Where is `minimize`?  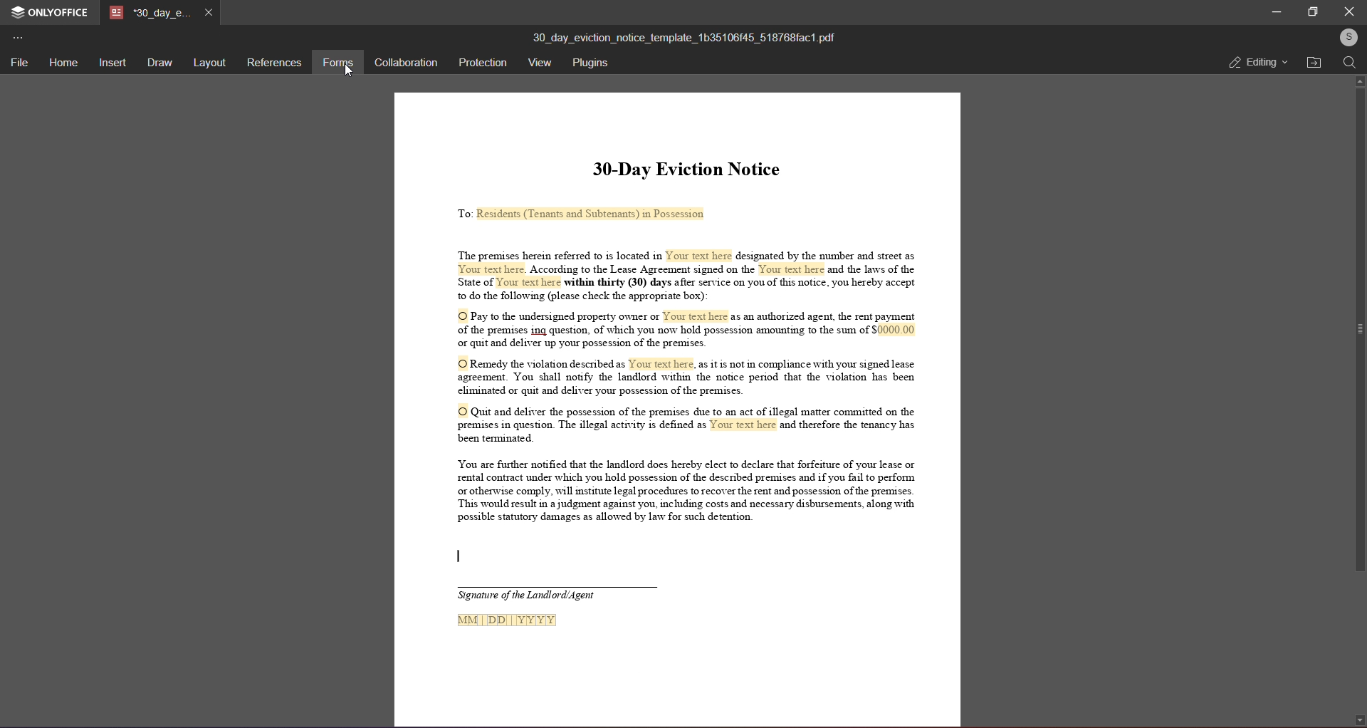
minimize is located at coordinates (1269, 11).